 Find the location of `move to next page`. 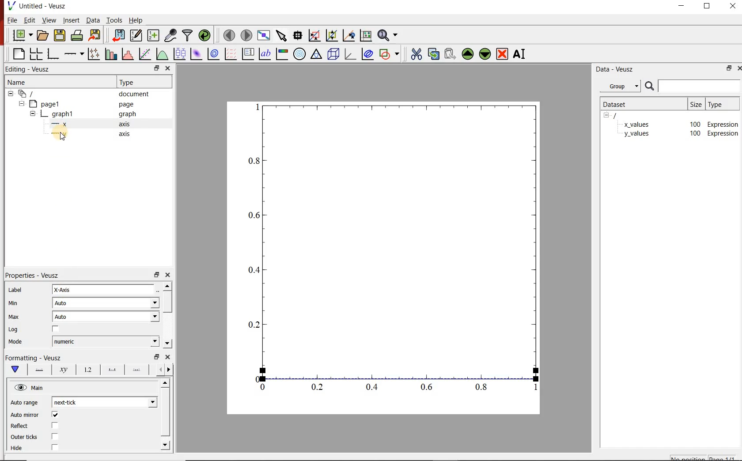

move to next page is located at coordinates (247, 35).